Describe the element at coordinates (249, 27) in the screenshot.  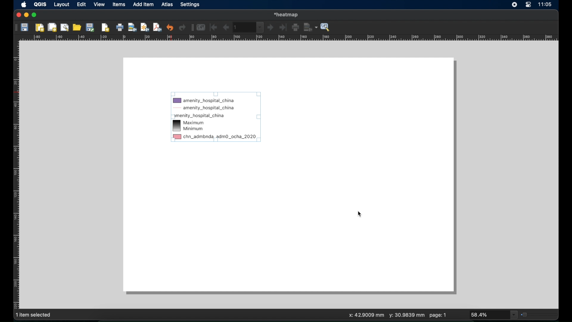
I see `atlas toolbar` at that location.